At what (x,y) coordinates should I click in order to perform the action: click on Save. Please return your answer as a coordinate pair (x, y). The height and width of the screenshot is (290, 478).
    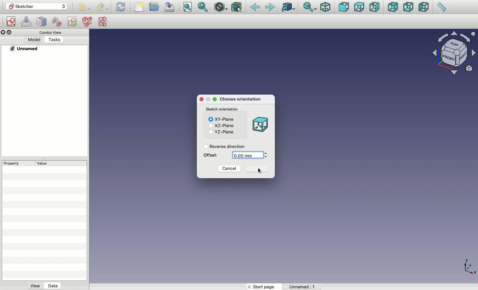
    Looking at the image, I should click on (171, 7).